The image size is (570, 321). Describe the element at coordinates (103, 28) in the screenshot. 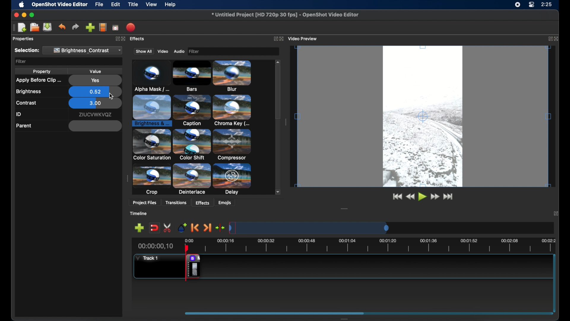

I see `explore profiles` at that location.